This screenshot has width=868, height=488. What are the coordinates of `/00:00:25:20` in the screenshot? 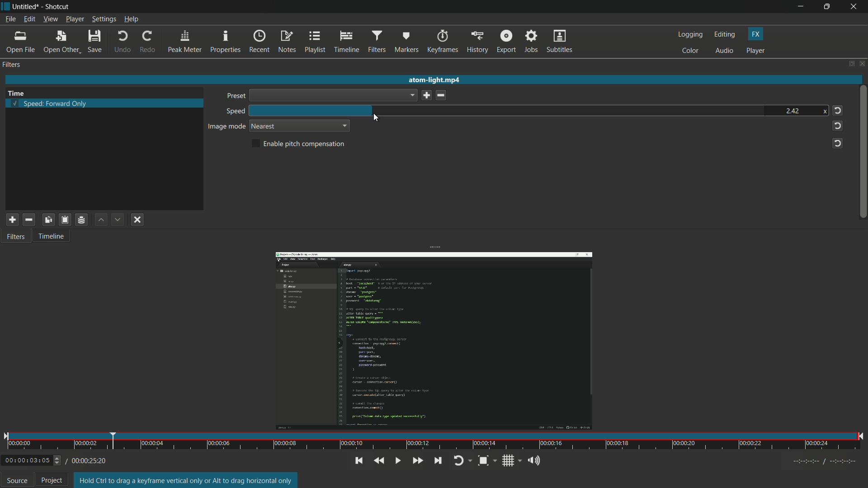 It's located at (89, 460).